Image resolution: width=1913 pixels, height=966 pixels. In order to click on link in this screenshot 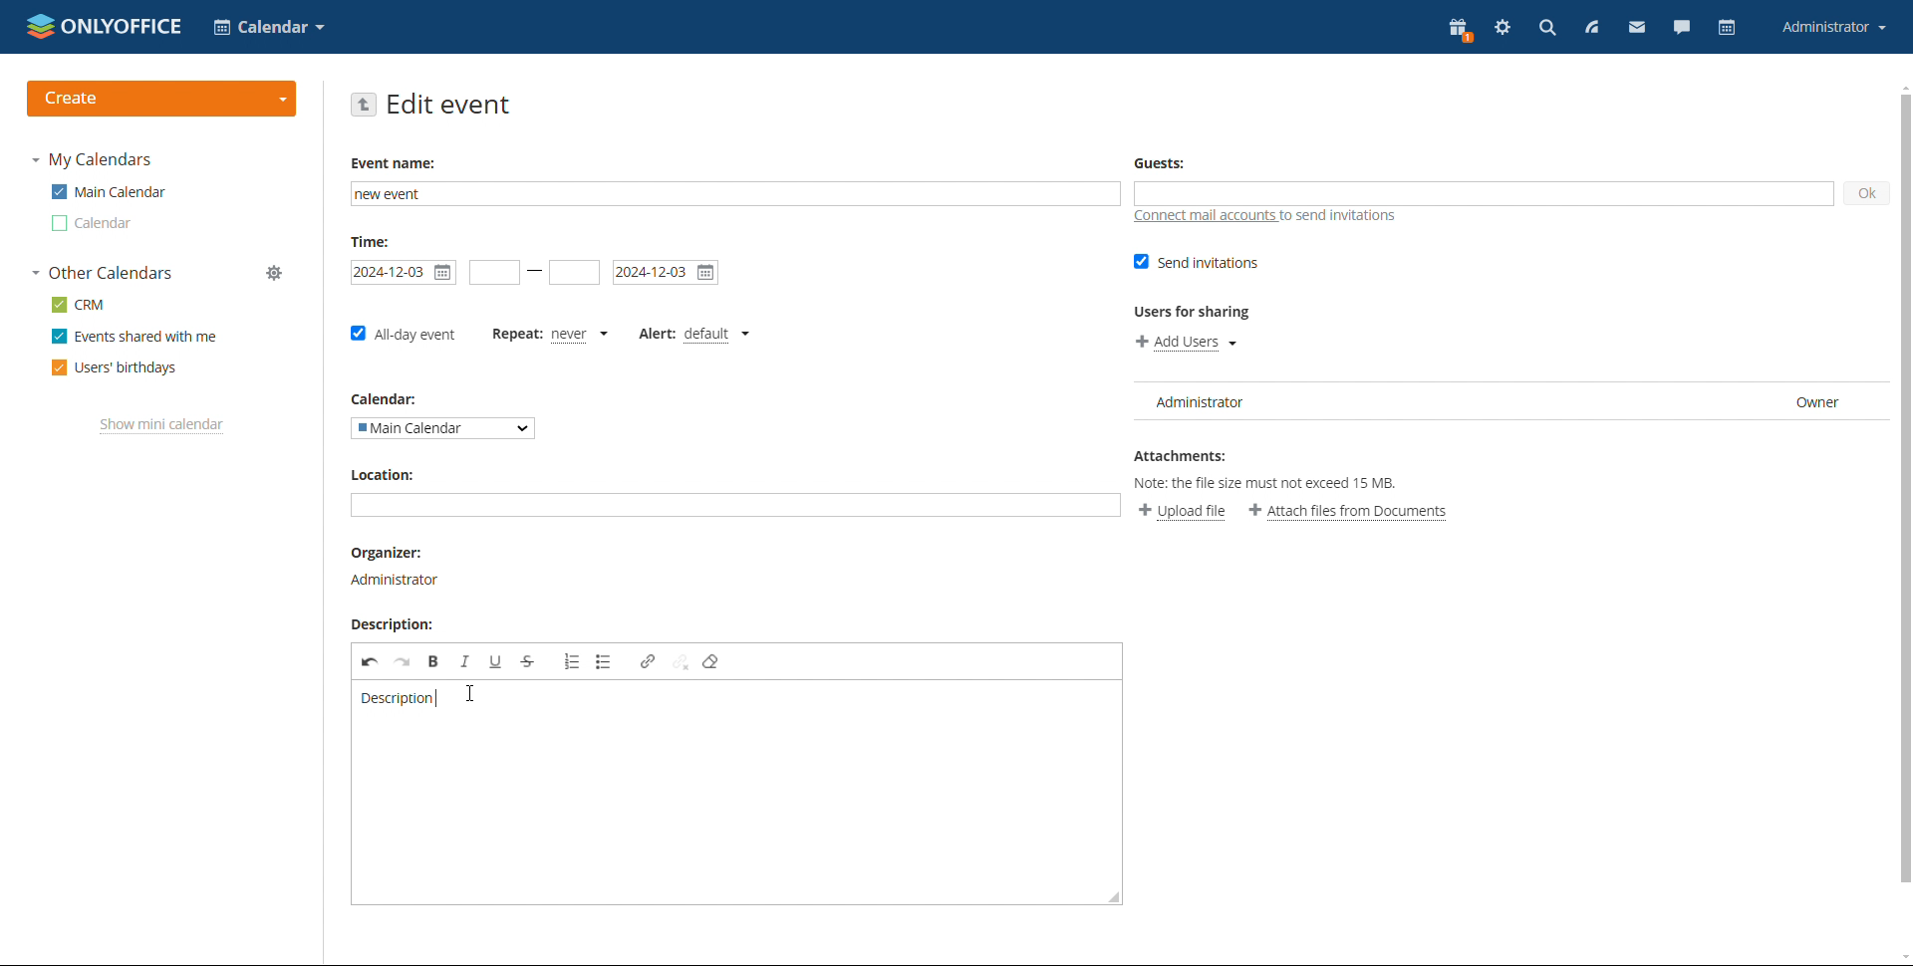, I will do `click(648, 662)`.